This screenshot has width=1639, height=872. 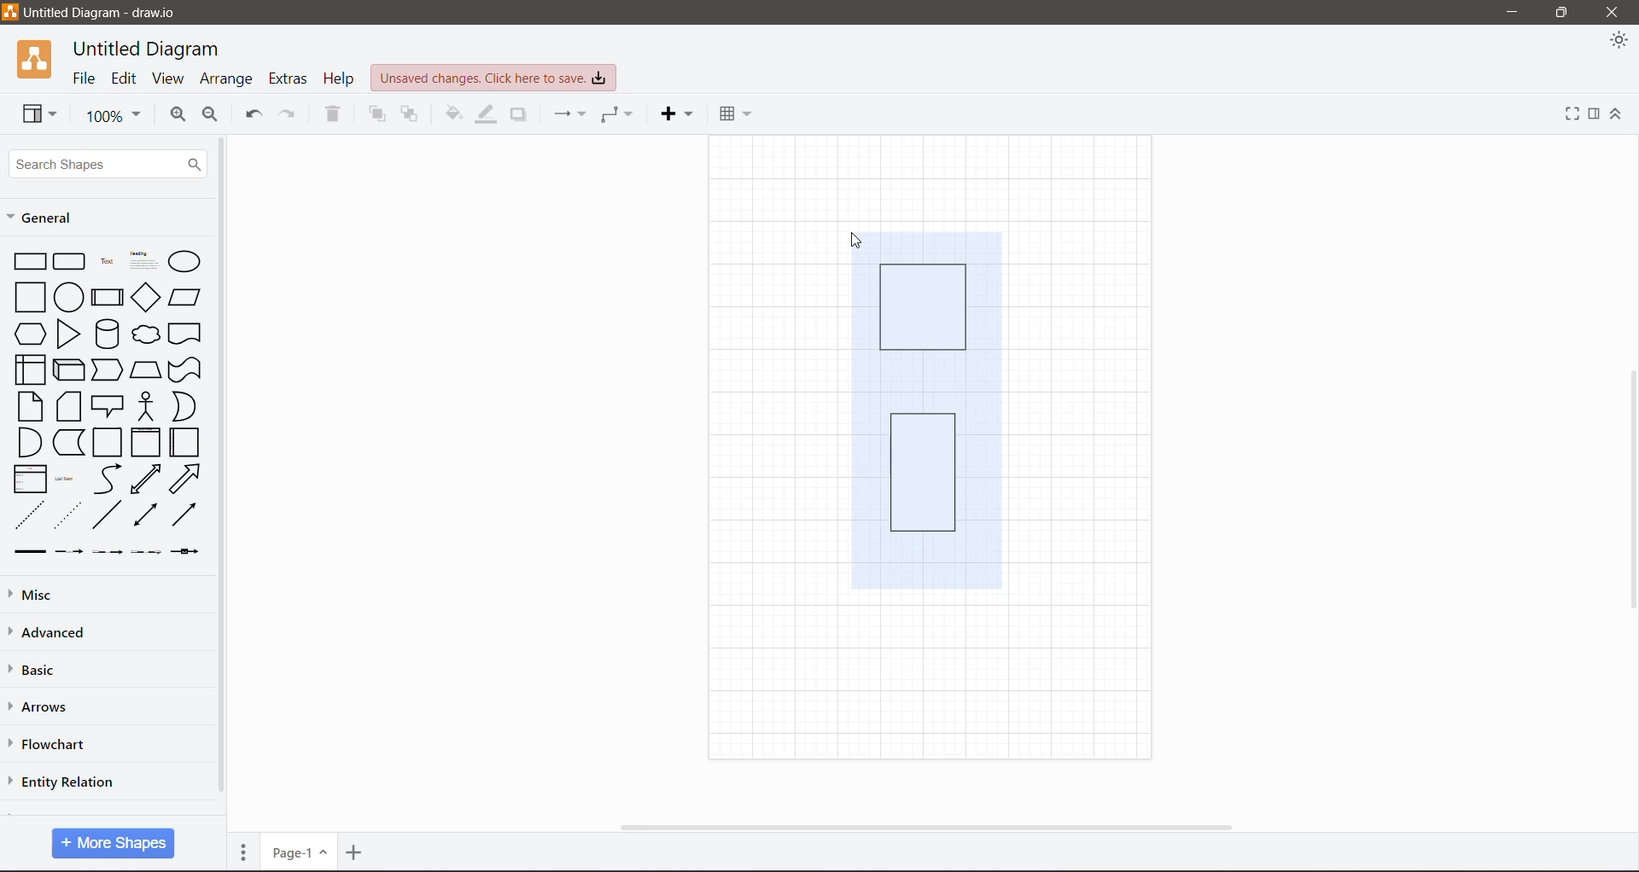 I want to click on Line Color, so click(x=485, y=116).